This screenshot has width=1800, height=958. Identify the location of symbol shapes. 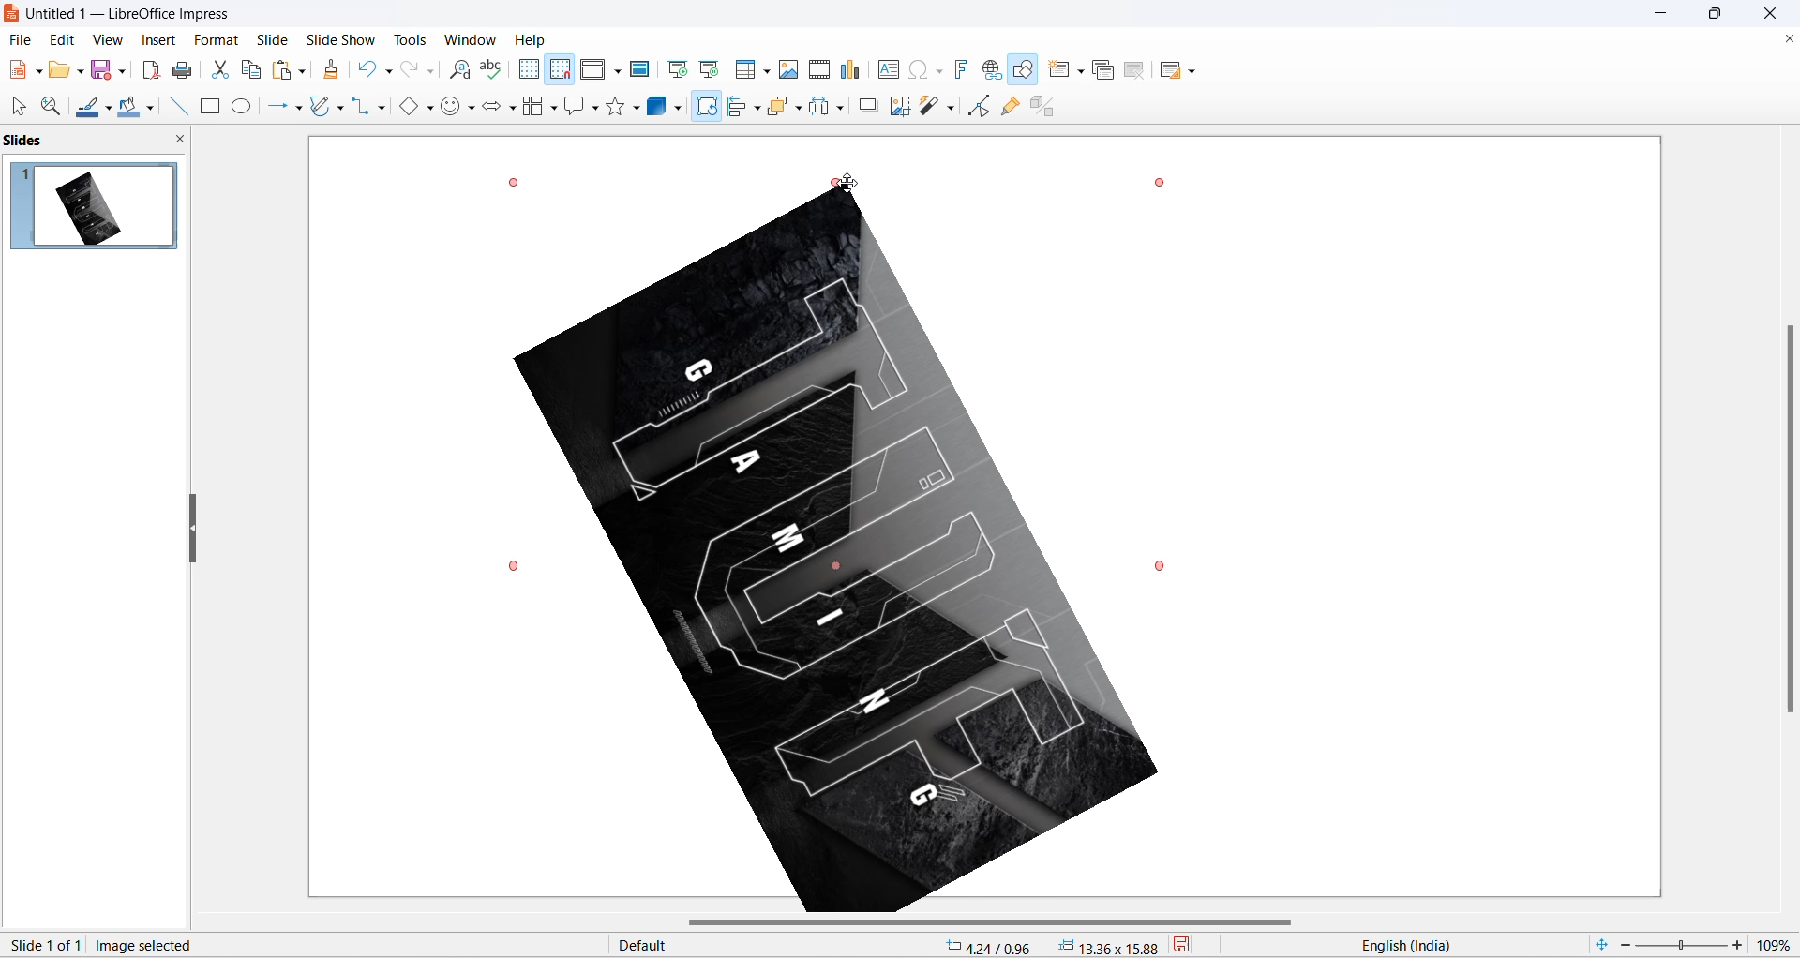
(473, 111).